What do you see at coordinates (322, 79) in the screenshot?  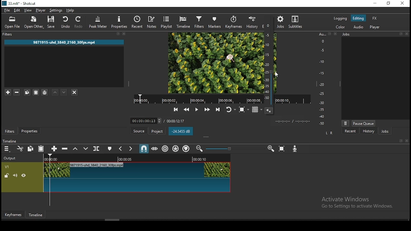 I see `scale` at bounding box center [322, 79].